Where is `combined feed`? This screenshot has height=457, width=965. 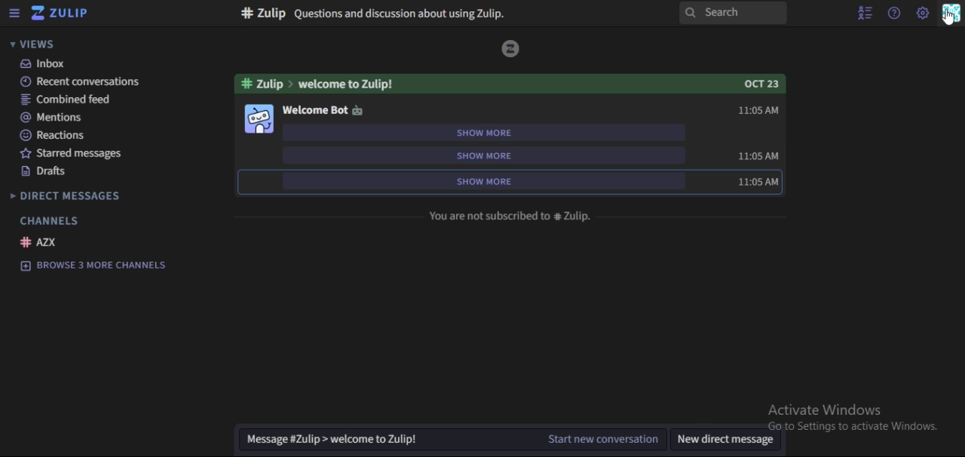
combined feed is located at coordinates (67, 99).